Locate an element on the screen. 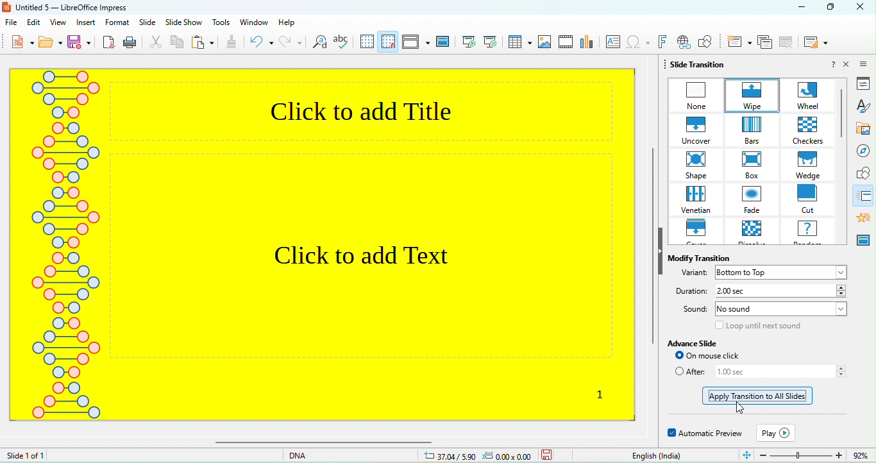 This screenshot has height=463, width=876. on mouse click is located at coordinates (727, 357).